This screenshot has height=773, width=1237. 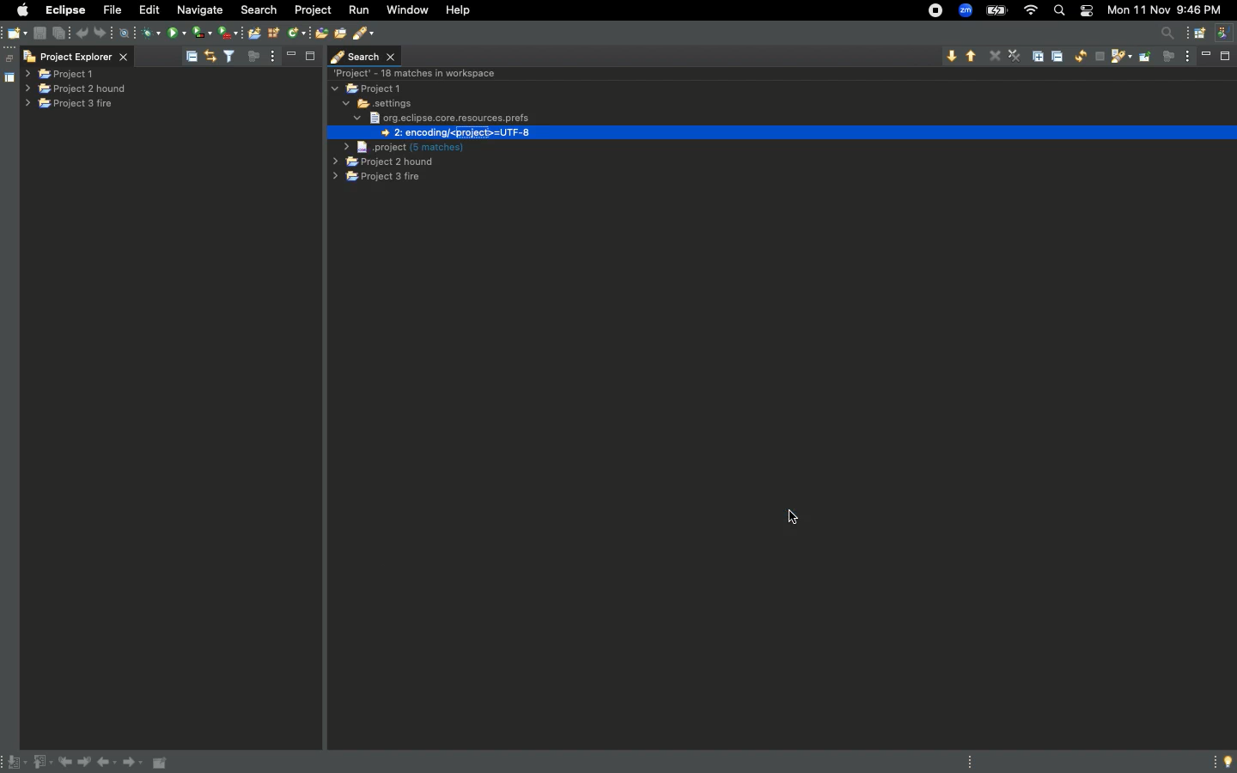 What do you see at coordinates (1085, 12) in the screenshot?
I see `Notification` at bounding box center [1085, 12].